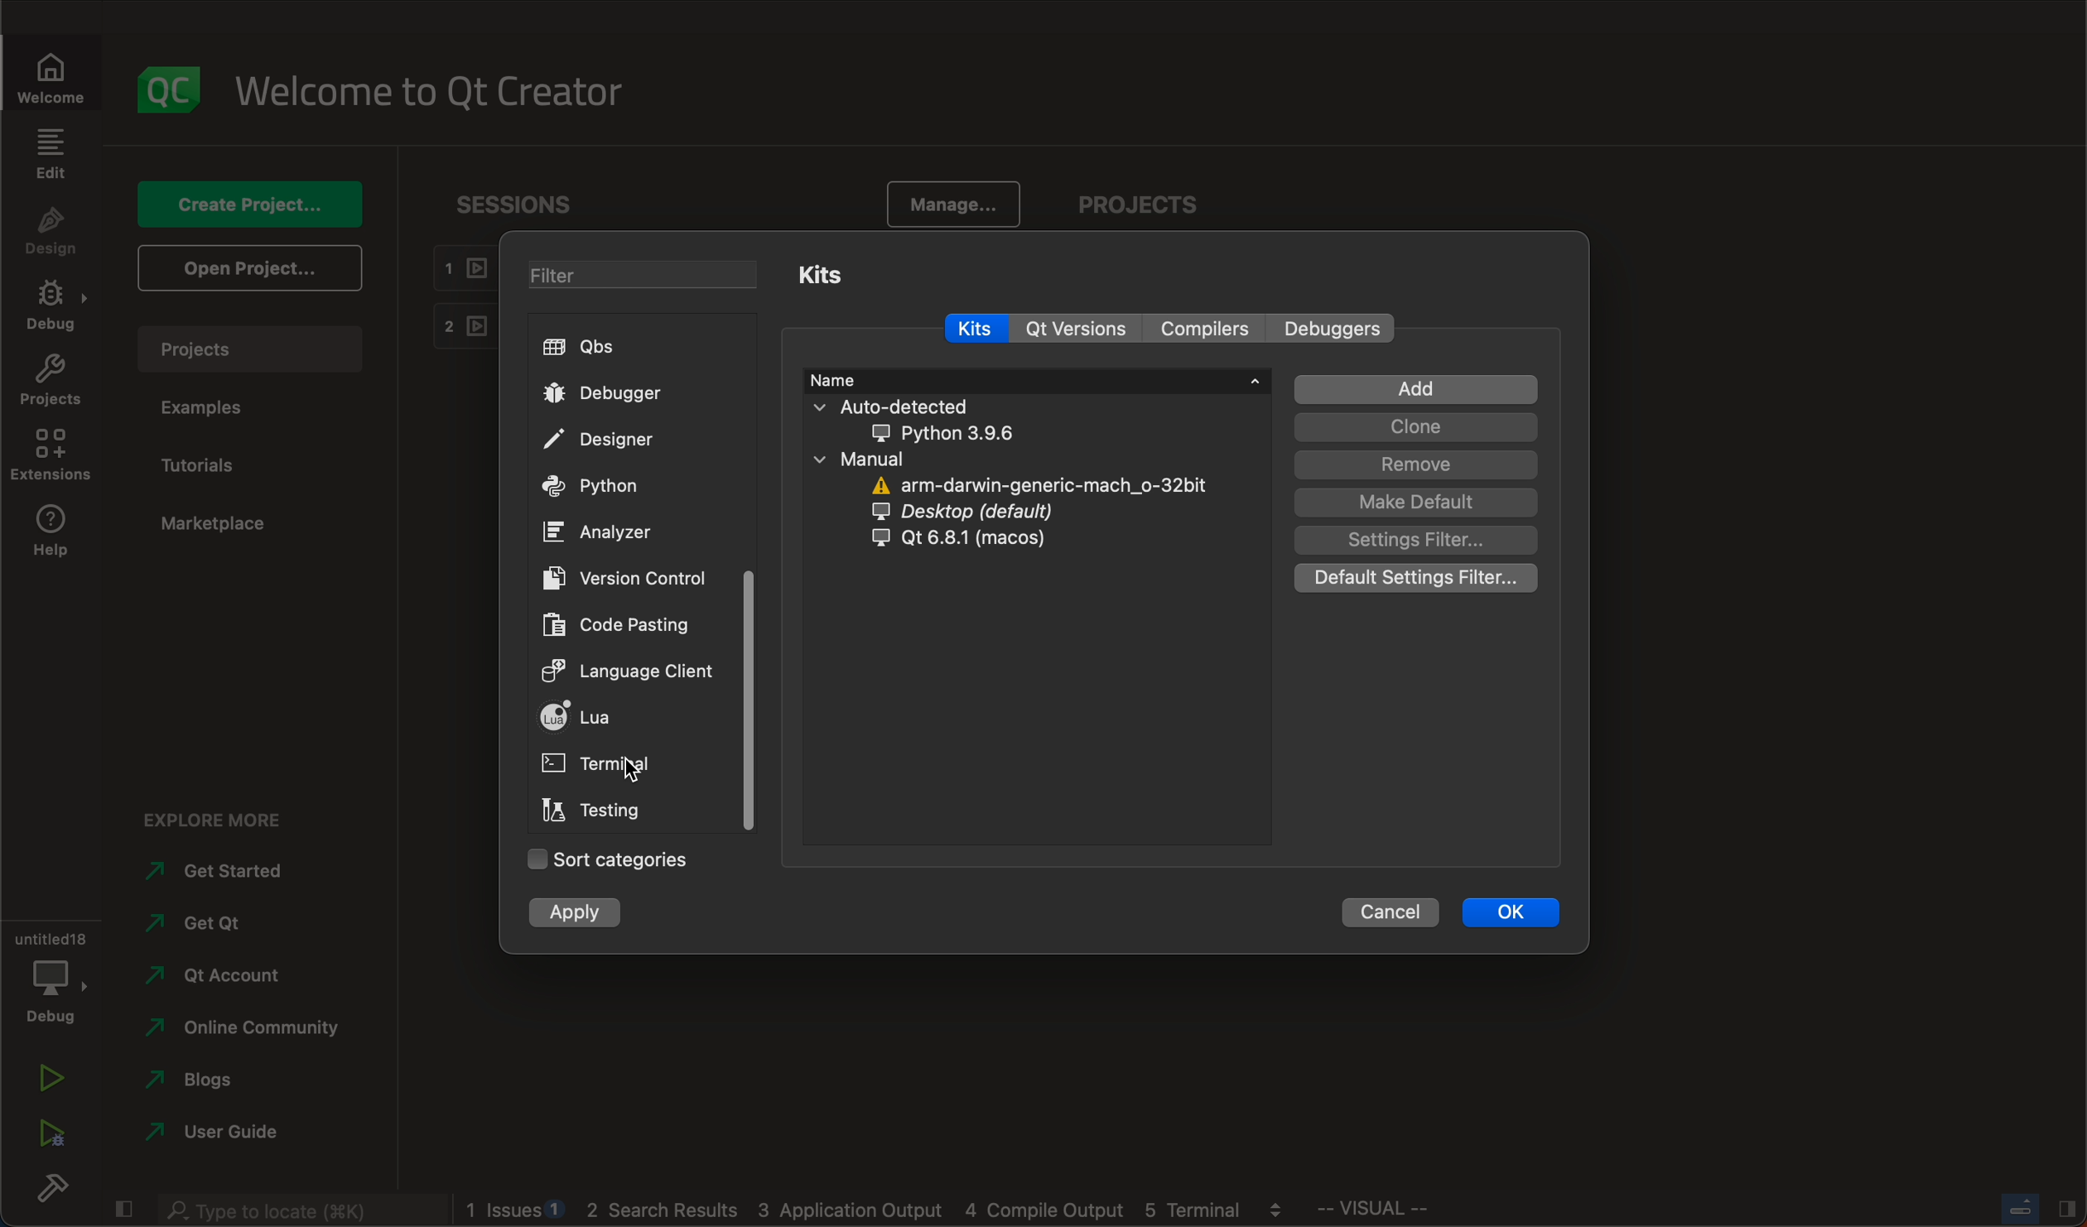 Image resolution: width=2087 pixels, height=1227 pixels. Describe the element at coordinates (626, 271) in the screenshot. I see `filter` at that location.